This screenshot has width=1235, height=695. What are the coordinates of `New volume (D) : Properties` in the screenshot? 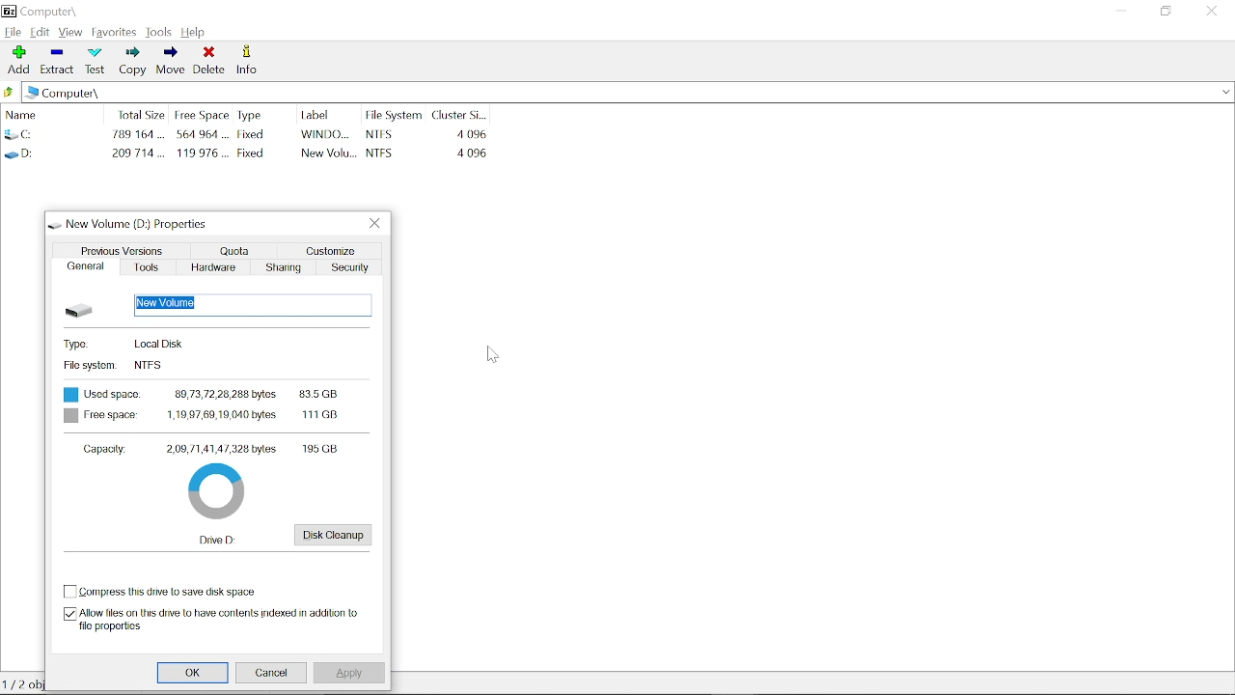 It's located at (132, 223).